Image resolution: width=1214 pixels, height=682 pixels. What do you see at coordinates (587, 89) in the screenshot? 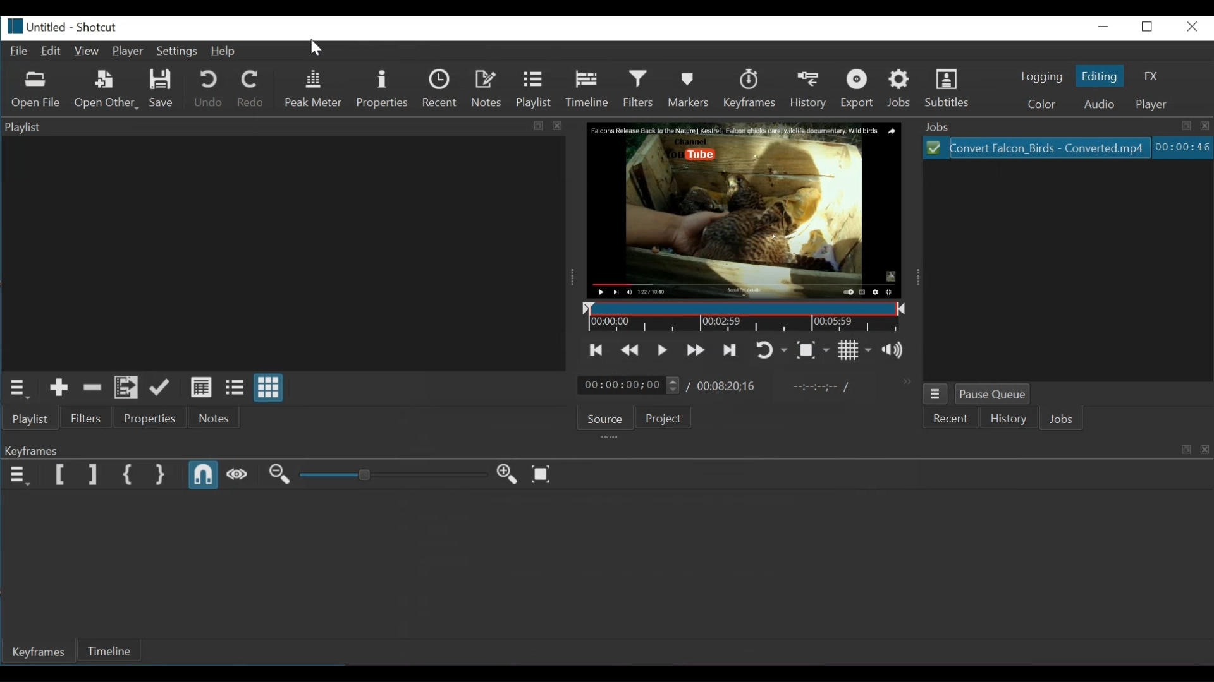
I see `Timeline` at bounding box center [587, 89].